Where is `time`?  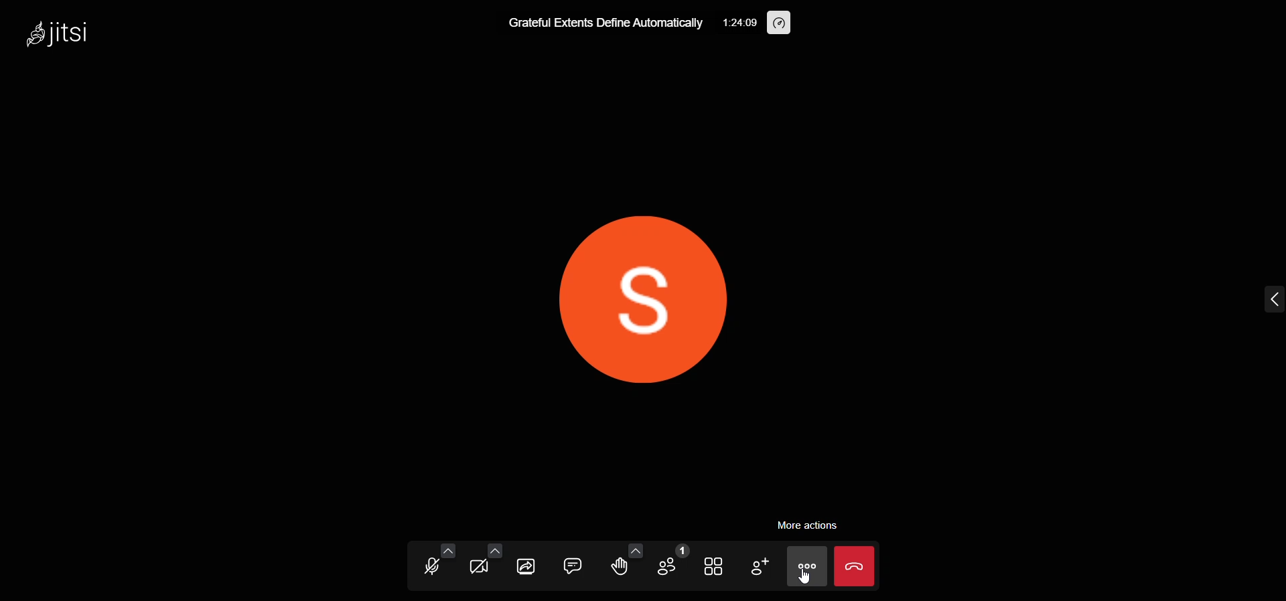
time is located at coordinates (739, 23).